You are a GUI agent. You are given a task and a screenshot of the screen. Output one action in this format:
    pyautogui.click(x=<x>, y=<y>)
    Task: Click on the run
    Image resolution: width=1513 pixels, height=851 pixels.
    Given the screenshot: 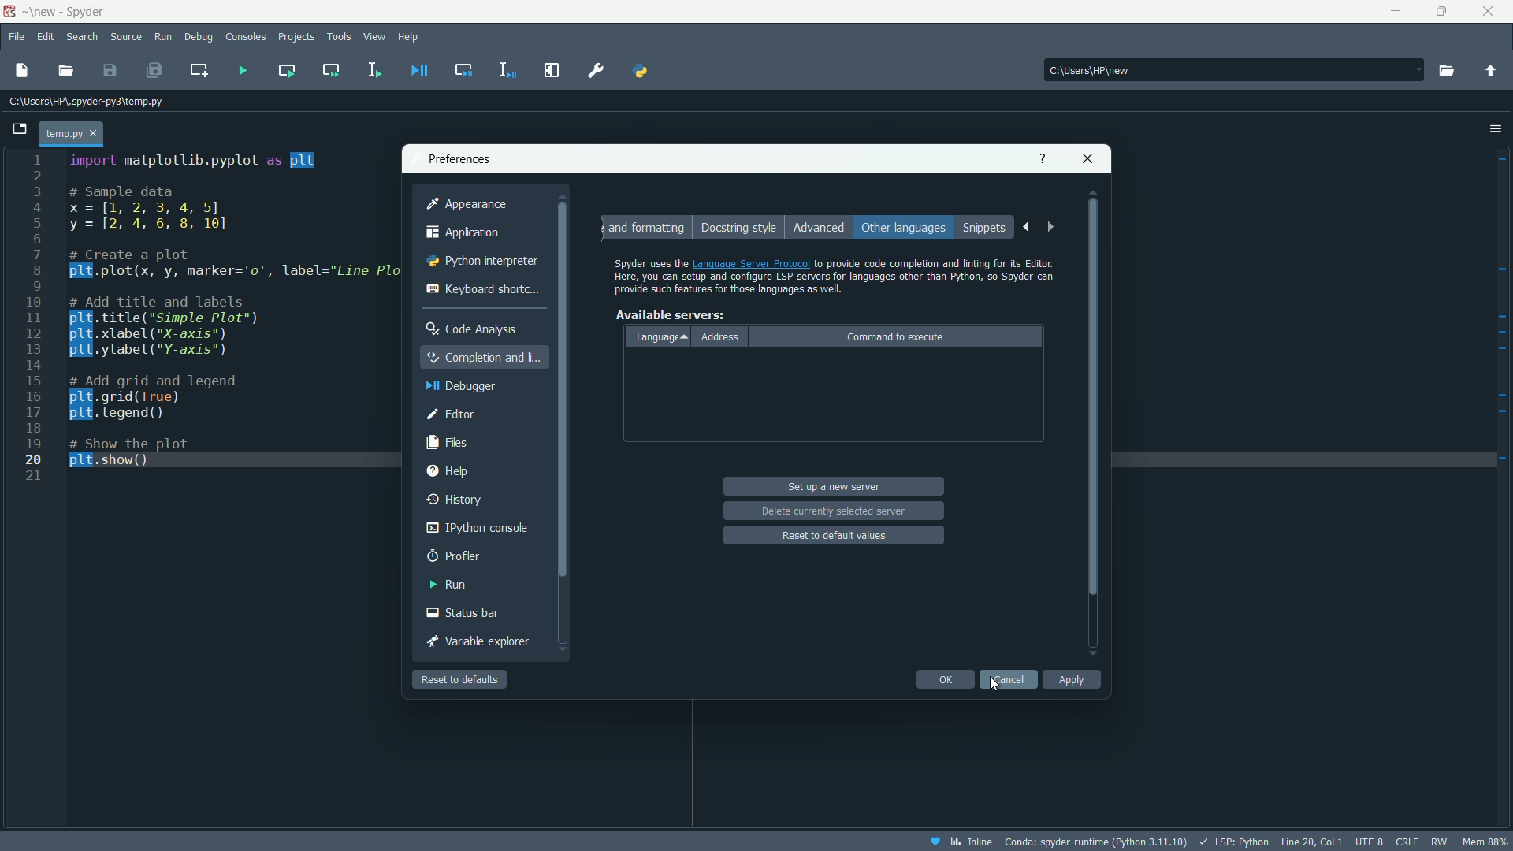 What is the action you would take?
    pyautogui.click(x=448, y=584)
    